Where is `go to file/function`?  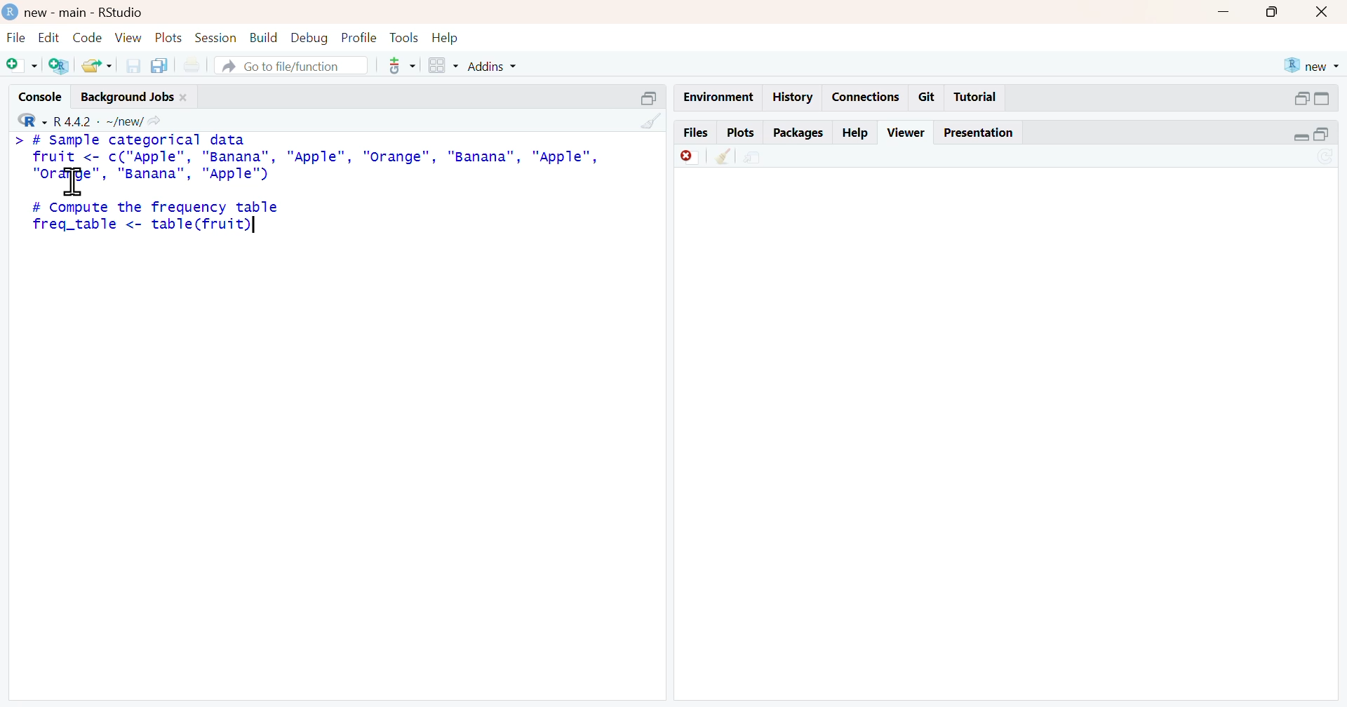
go to file/function is located at coordinates (291, 66).